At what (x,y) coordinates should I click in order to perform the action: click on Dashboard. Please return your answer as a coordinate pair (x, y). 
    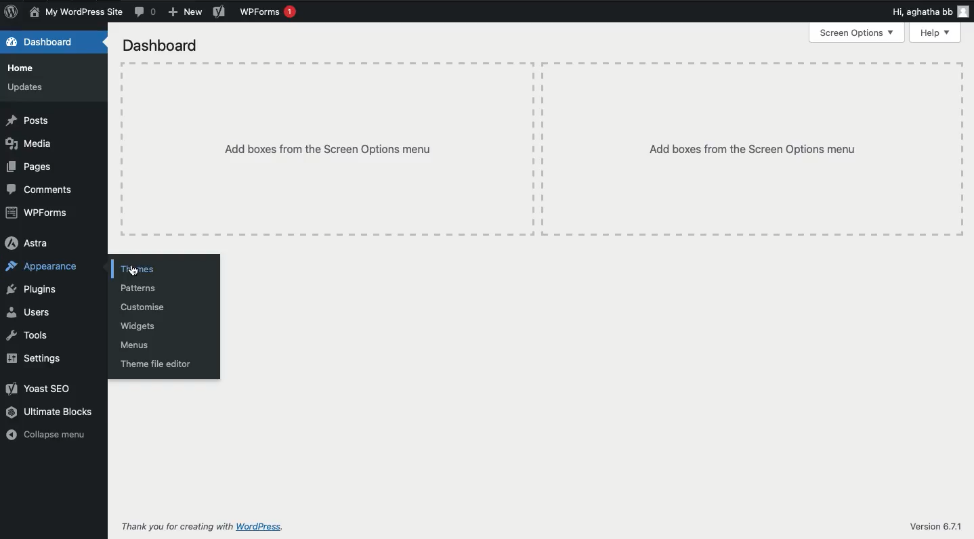
    Looking at the image, I should click on (163, 45).